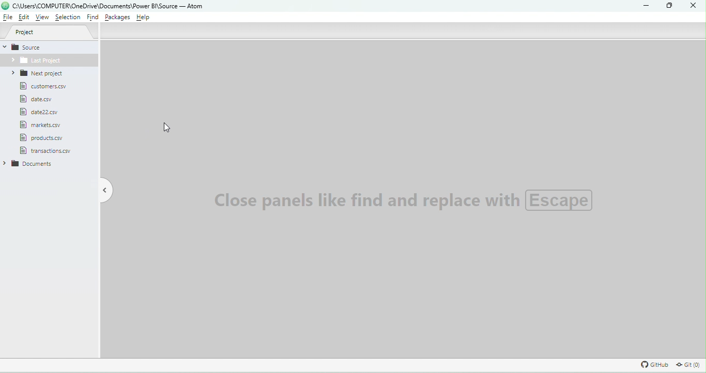 The width and height of the screenshot is (706, 373). I want to click on Watermark, so click(423, 201).